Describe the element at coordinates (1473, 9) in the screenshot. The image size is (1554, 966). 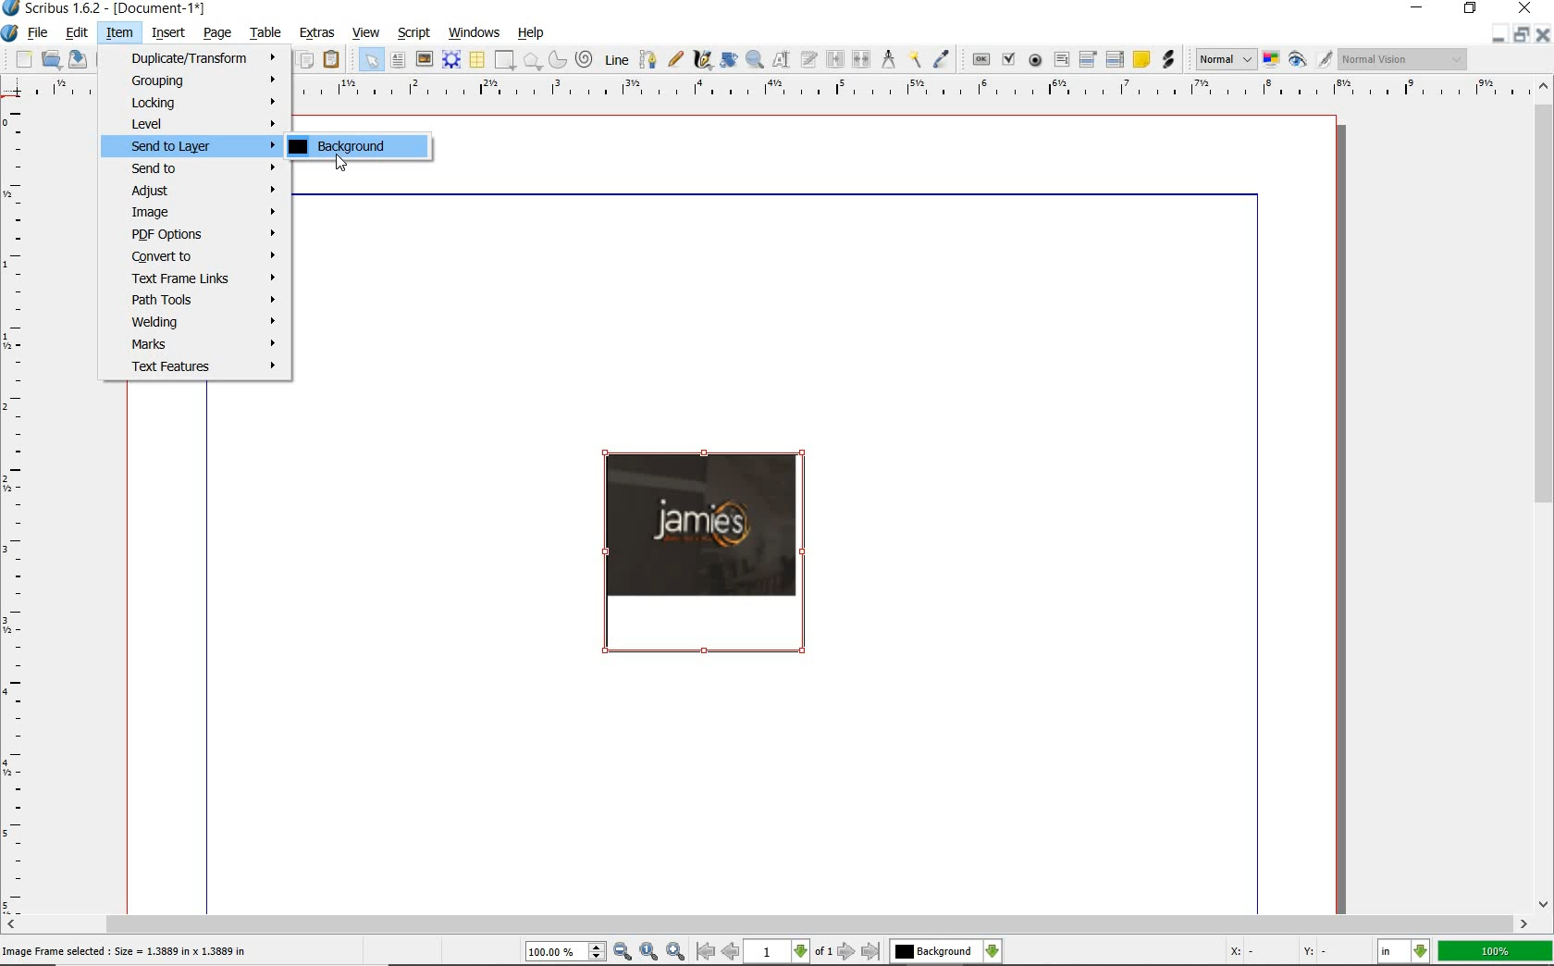
I see `restore` at that location.